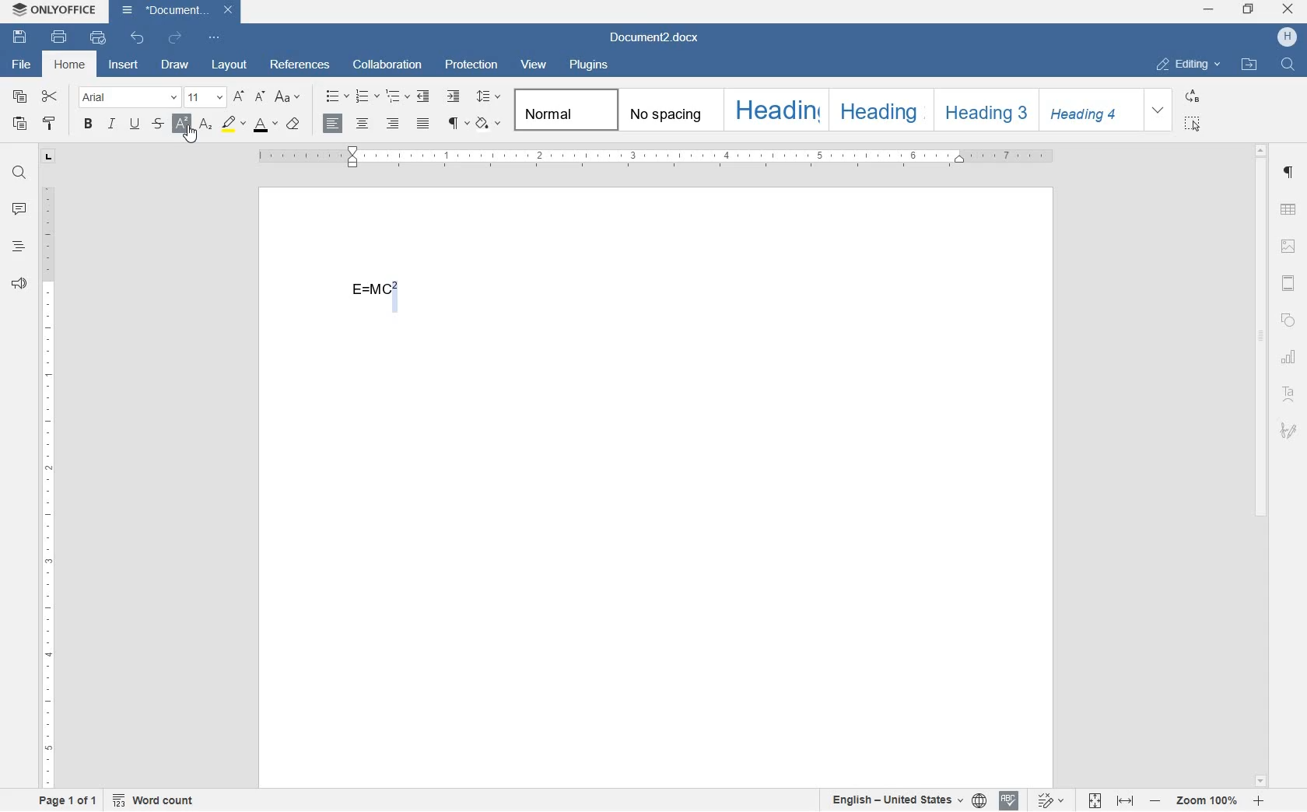 The width and height of the screenshot is (1307, 812). Describe the element at coordinates (774, 109) in the screenshot. I see `Heading 1` at that location.